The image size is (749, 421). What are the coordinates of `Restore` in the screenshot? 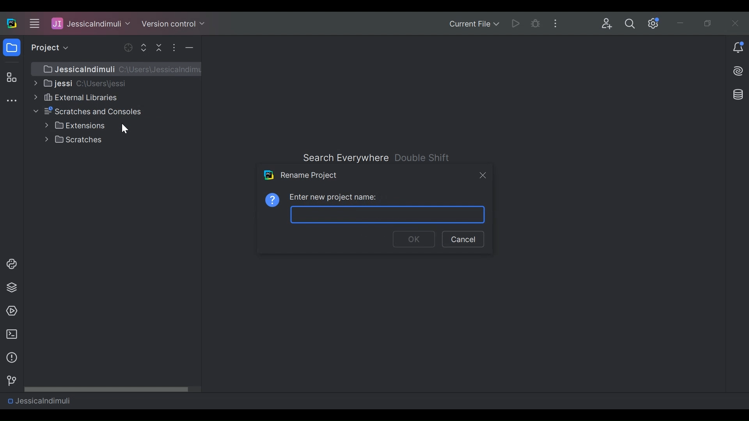 It's located at (709, 24).